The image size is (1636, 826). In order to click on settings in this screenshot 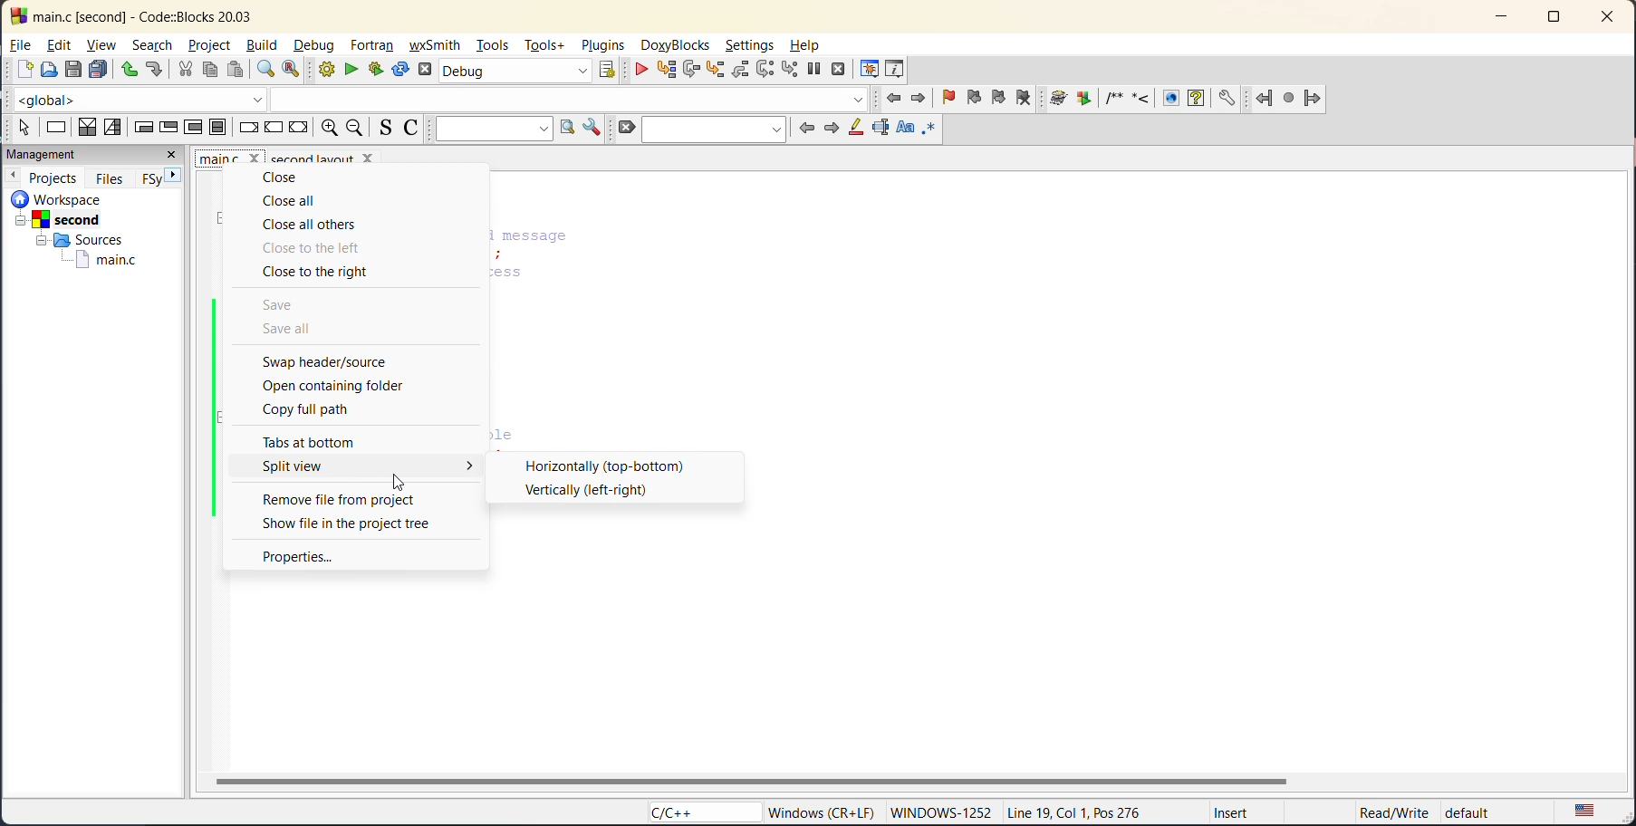, I will do `click(750, 46)`.